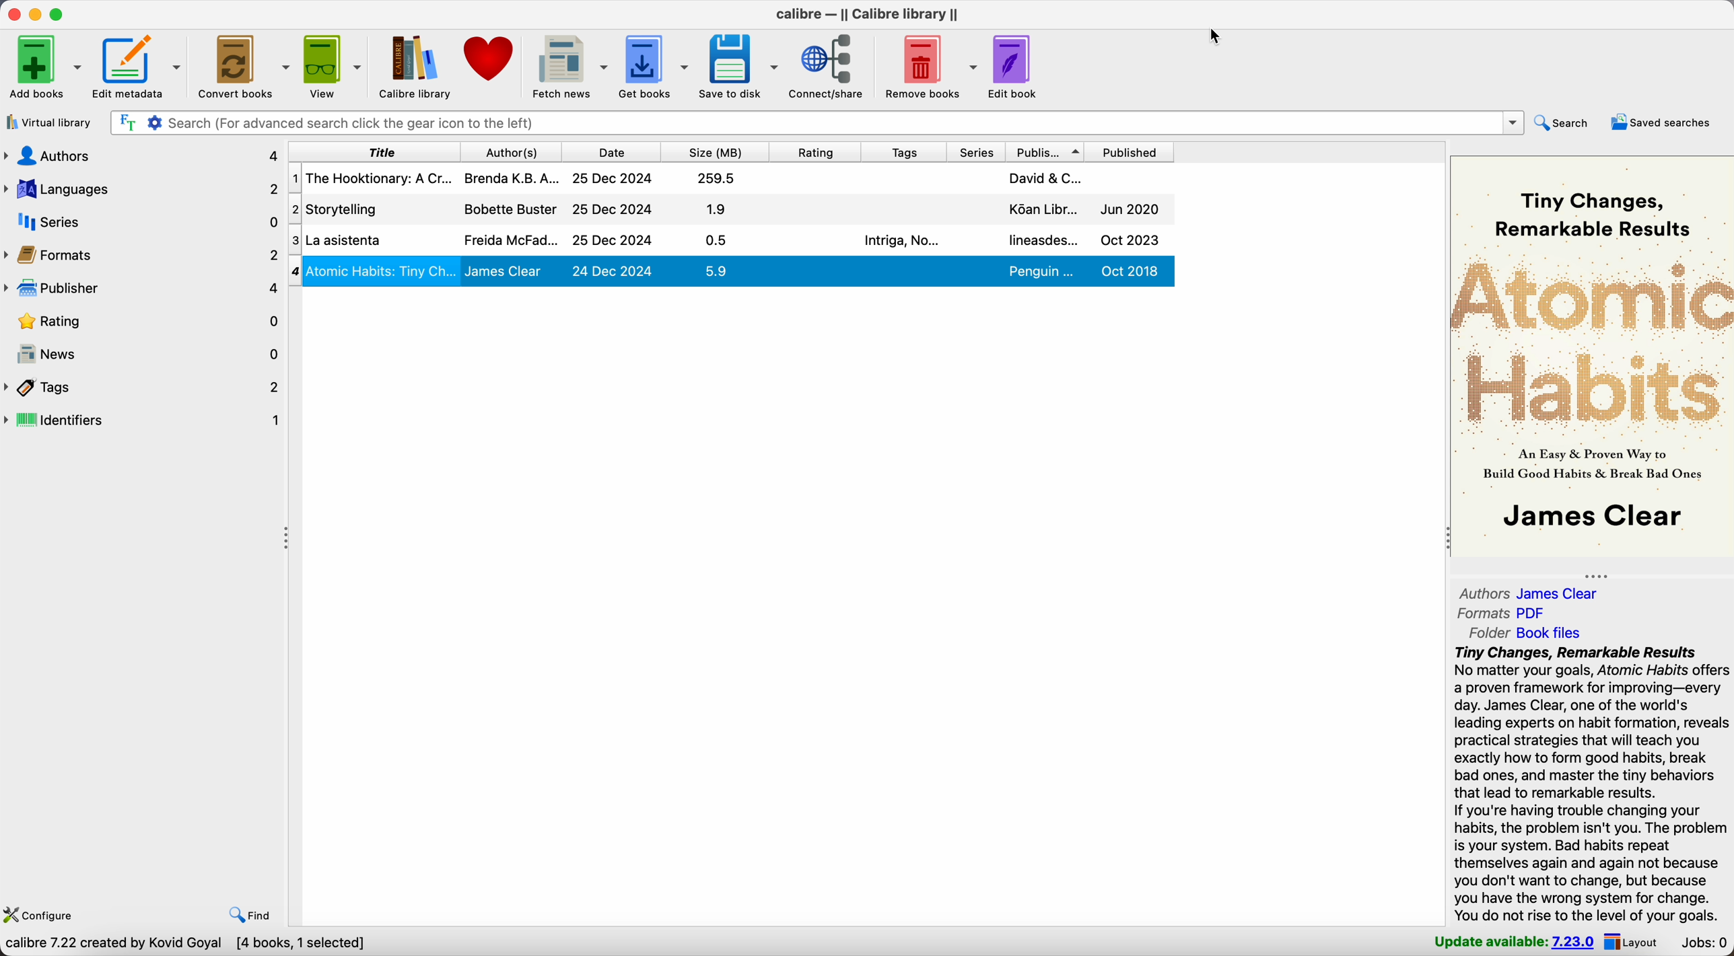 Image resolution: width=1734 pixels, height=956 pixels. Describe the element at coordinates (513, 152) in the screenshot. I see `authors` at that location.